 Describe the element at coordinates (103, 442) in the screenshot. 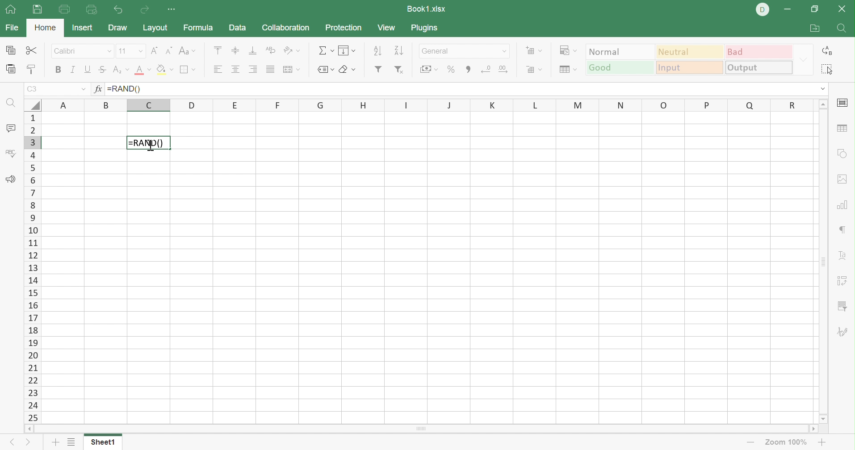

I see `Sheet1` at that location.